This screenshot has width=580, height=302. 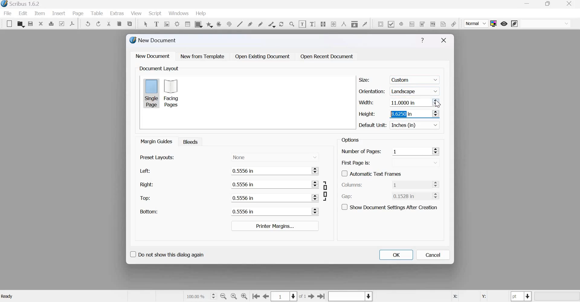 What do you see at coordinates (8, 24) in the screenshot?
I see `New` at bounding box center [8, 24].